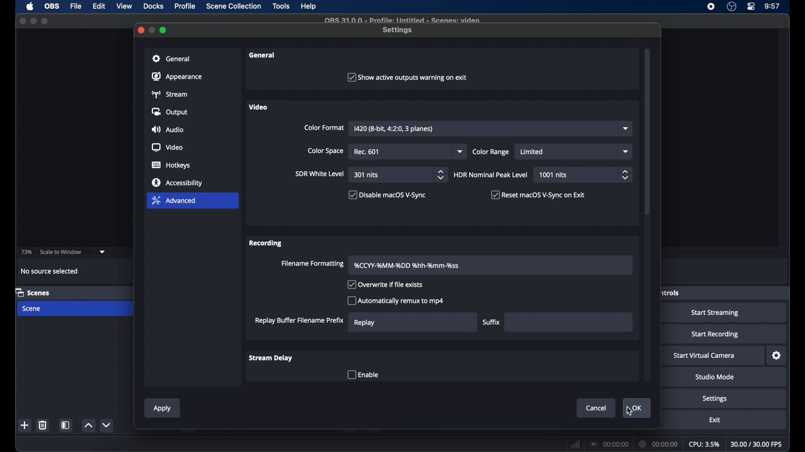 This screenshot has width=805, height=452. I want to click on checkbox, so click(387, 285).